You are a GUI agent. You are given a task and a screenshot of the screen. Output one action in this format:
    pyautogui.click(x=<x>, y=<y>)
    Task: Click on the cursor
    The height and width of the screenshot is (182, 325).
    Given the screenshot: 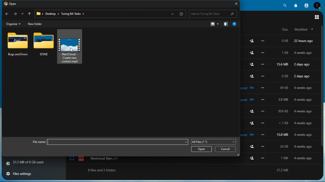 What is the action you would take?
    pyautogui.click(x=72, y=50)
    